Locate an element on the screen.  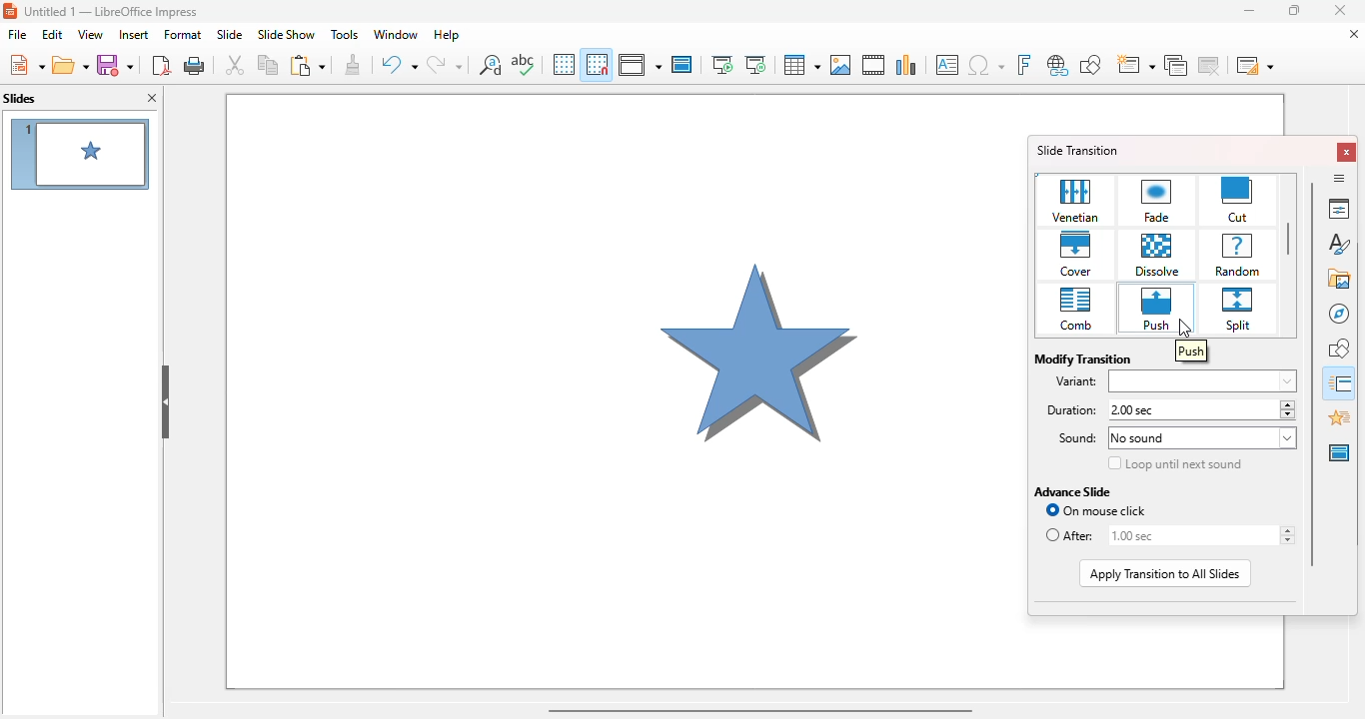
on mouse click is located at coordinates (1096, 510).